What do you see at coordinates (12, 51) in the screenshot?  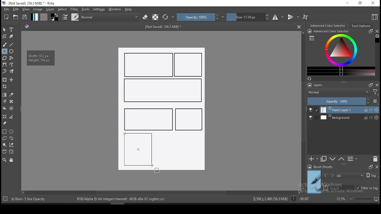 I see `ellipse tool` at bounding box center [12, 51].